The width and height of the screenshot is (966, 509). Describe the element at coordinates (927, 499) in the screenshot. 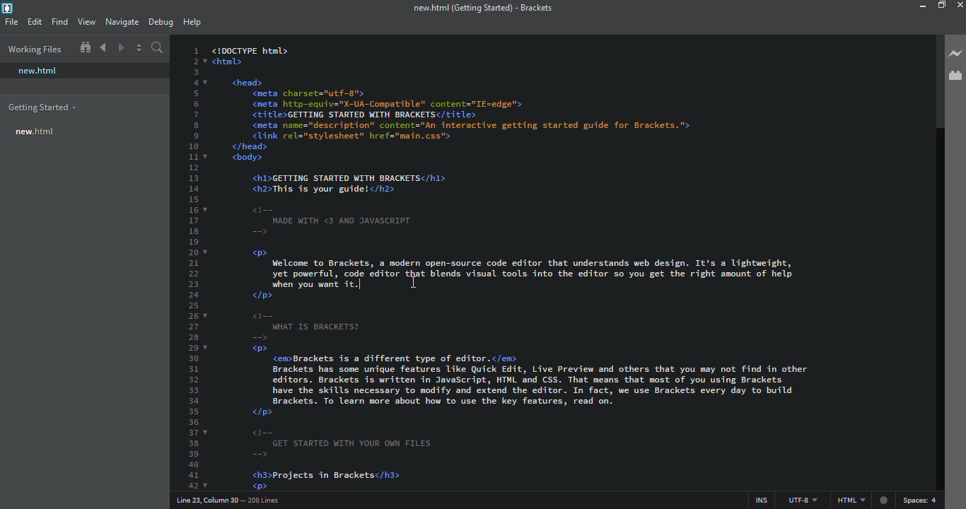

I see `spaces` at that location.